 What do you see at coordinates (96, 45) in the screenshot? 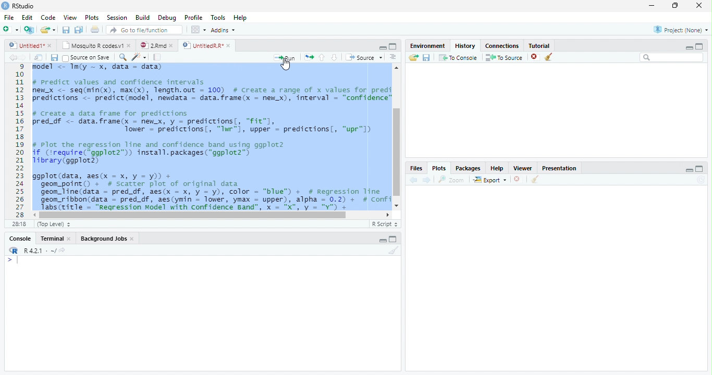
I see `Mosquito R codes` at bounding box center [96, 45].